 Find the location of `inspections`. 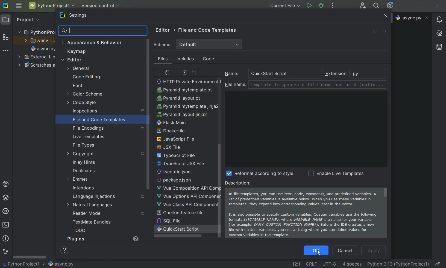

inspections is located at coordinates (107, 112).